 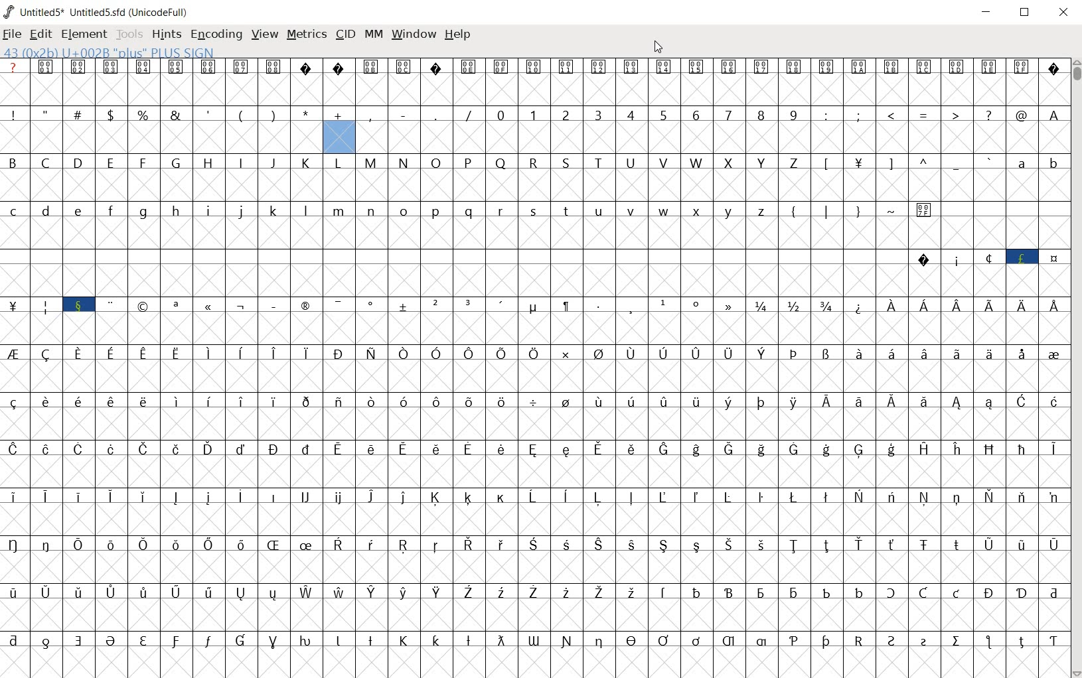 I want to click on | M
i, so click(x=14, y=322).